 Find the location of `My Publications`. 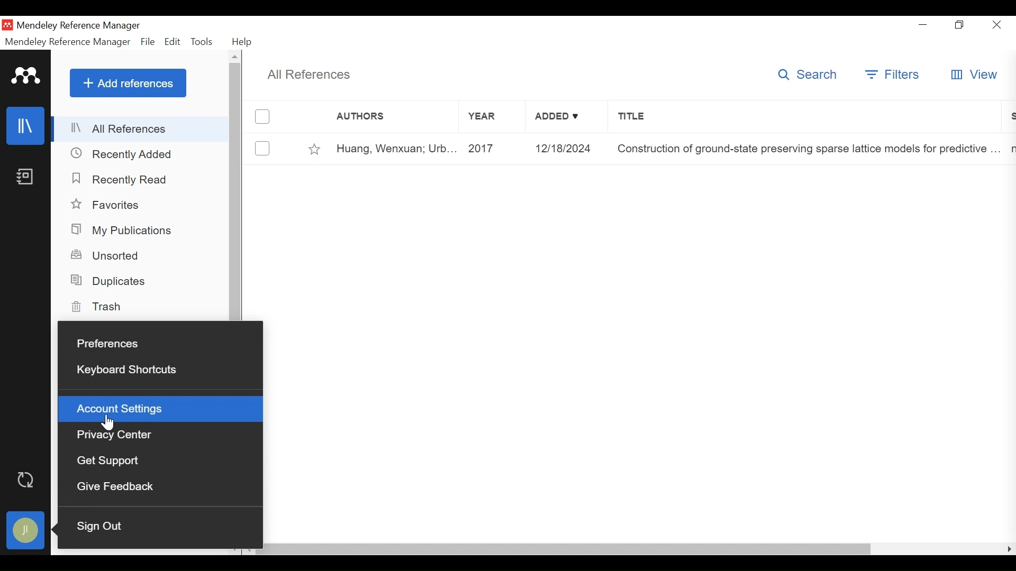

My Publications is located at coordinates (125, 231).